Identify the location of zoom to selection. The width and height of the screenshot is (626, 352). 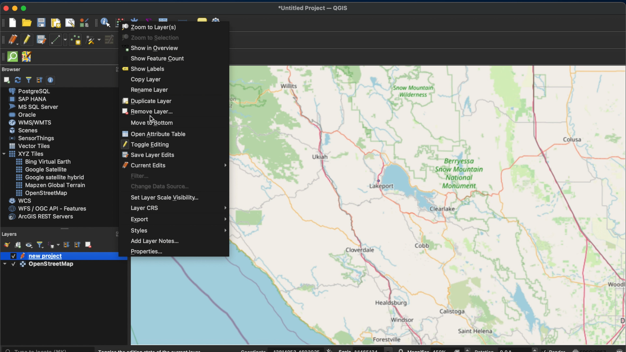
(150, 37).